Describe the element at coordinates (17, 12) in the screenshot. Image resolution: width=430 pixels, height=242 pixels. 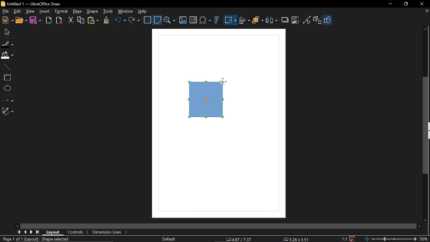
I see `Edit` at that location.